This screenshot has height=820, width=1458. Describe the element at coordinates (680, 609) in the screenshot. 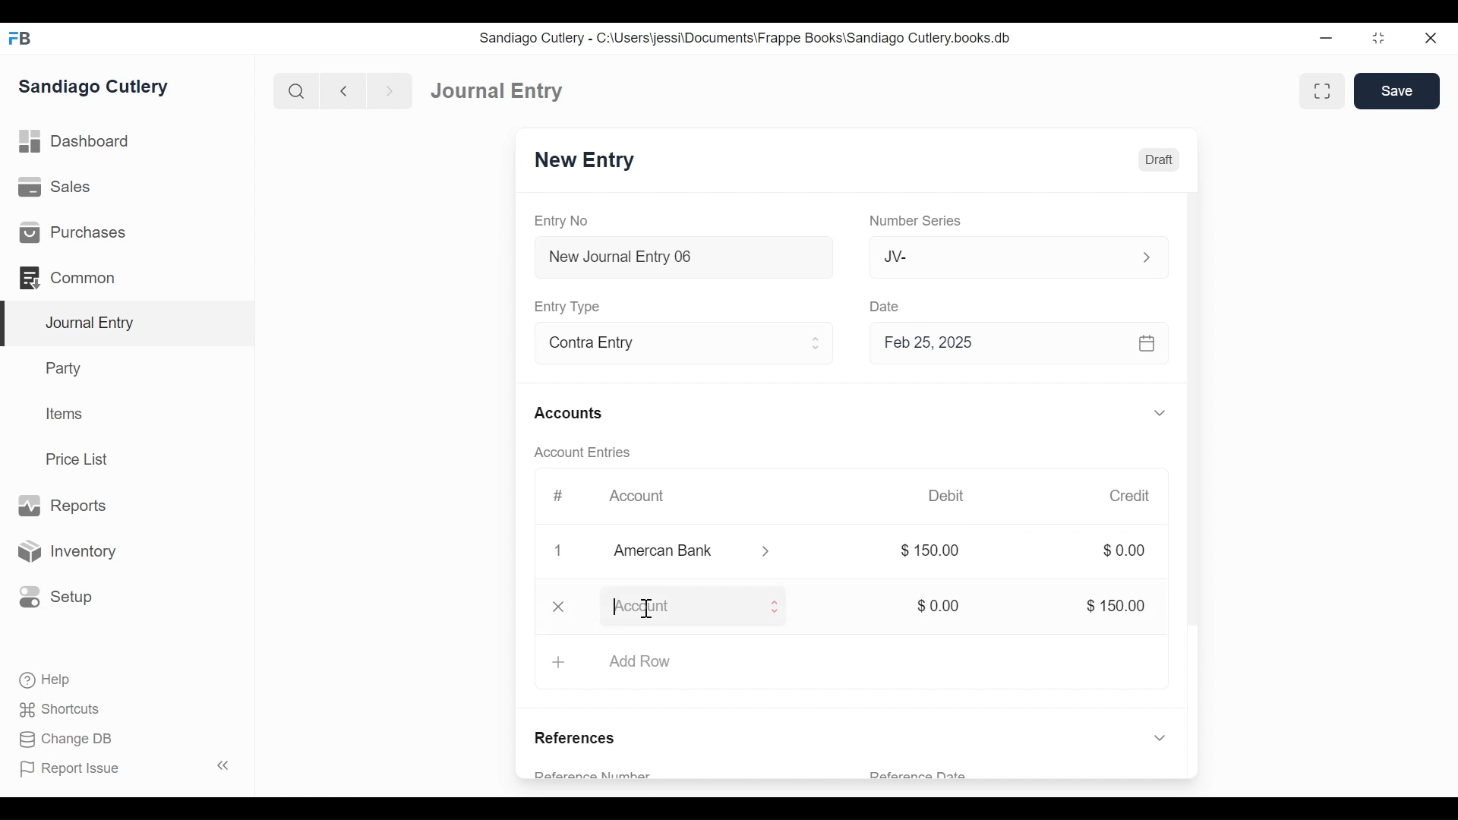

I see `Account` at that location.